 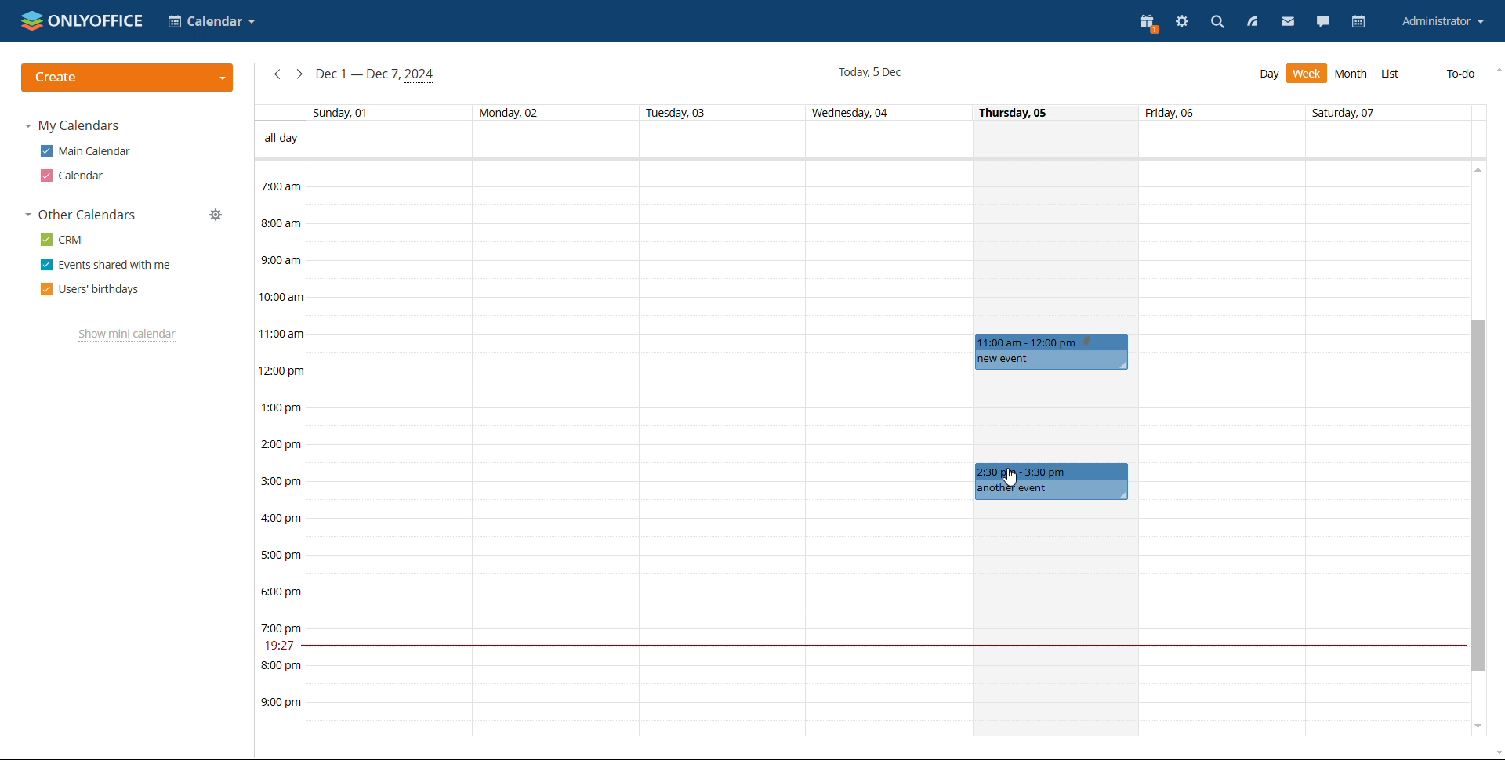 What do you see at coordinates (1053, 491) in the screenshot?
I see `another event` at bounding box center [1053, 491].